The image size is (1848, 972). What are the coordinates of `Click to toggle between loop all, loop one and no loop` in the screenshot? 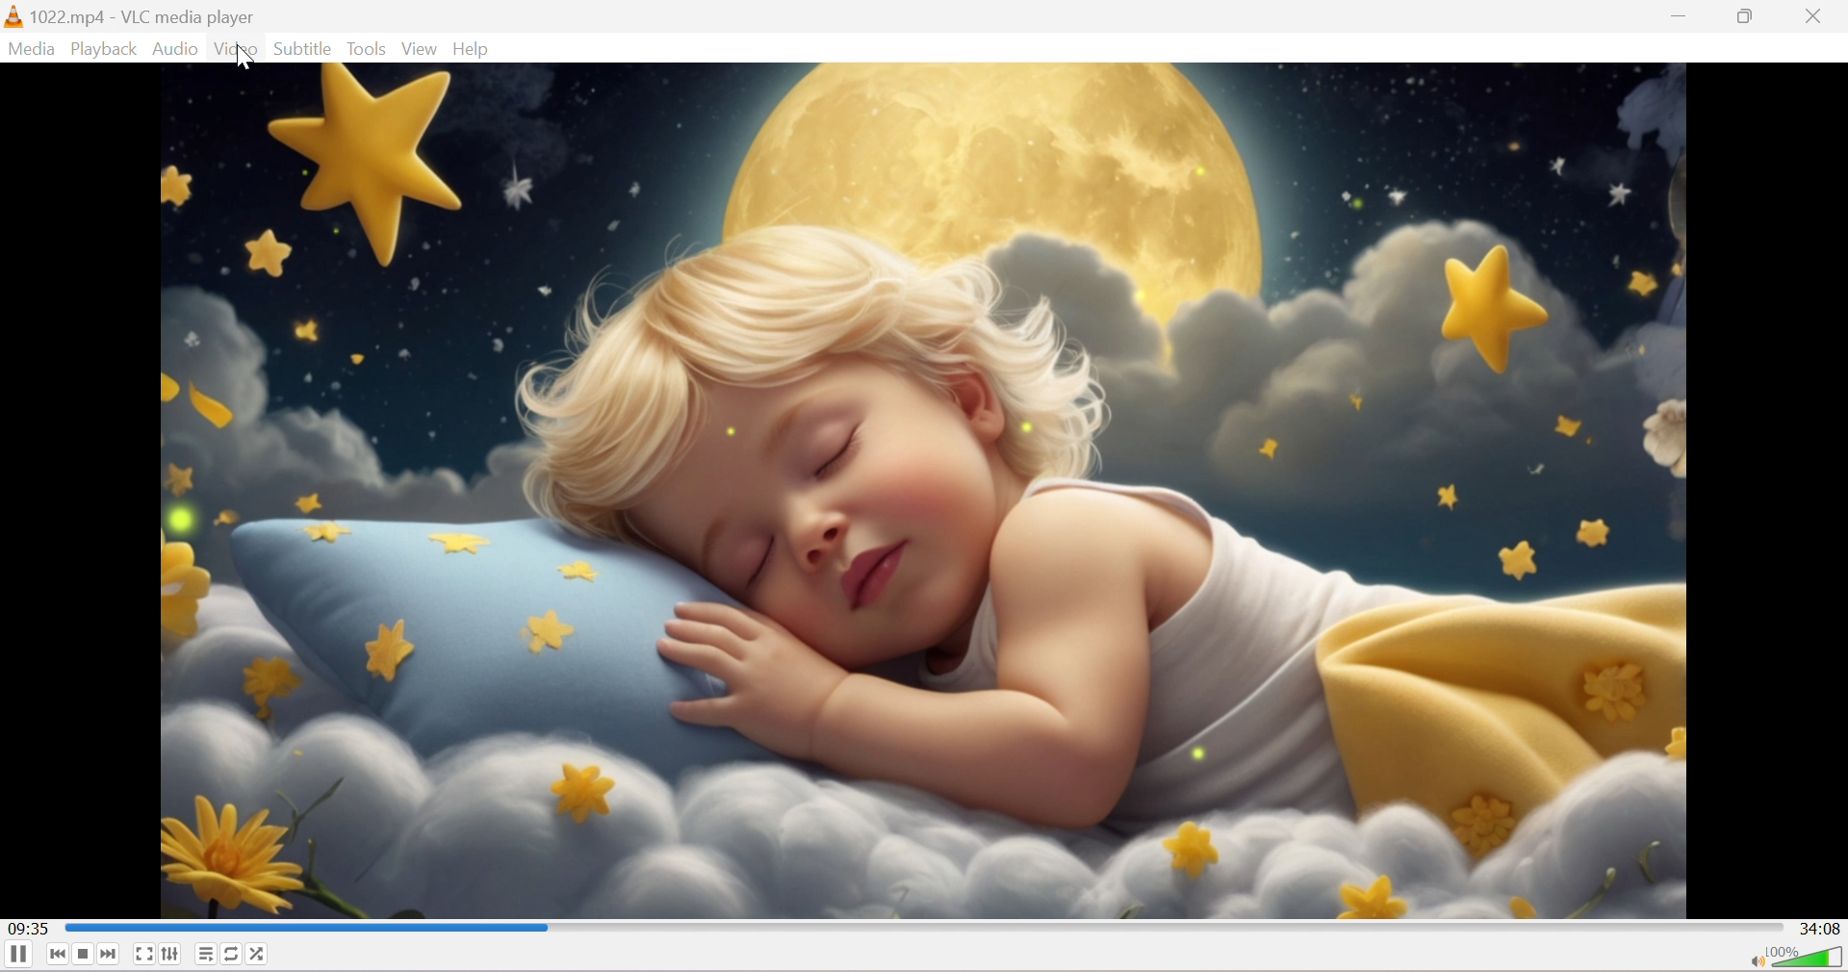 It's located at (232, 953).